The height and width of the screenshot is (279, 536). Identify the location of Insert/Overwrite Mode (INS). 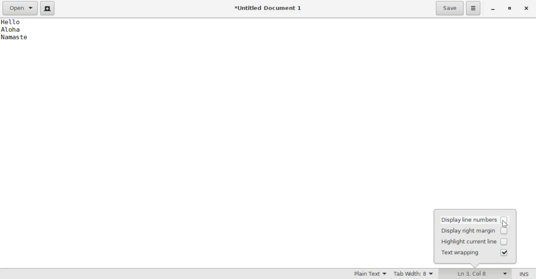
(525, 274).